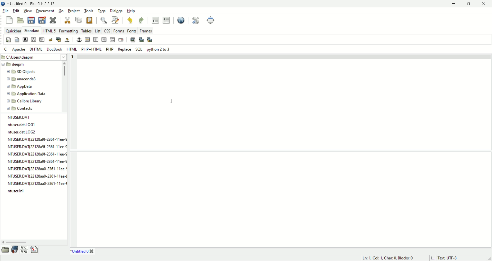 This screenshot has width=492, height=261. Describe the element at coordinates (74, 11) in the screenshot. I see `project` at that location.